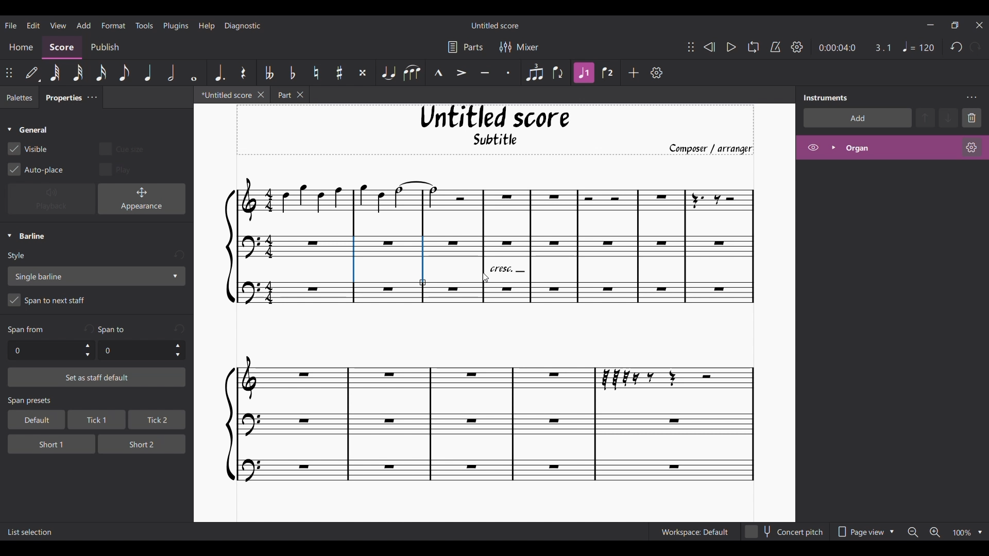  Describe the element at coordinates (534, 73) in the screenshot. I see `Tuplet` at that location.